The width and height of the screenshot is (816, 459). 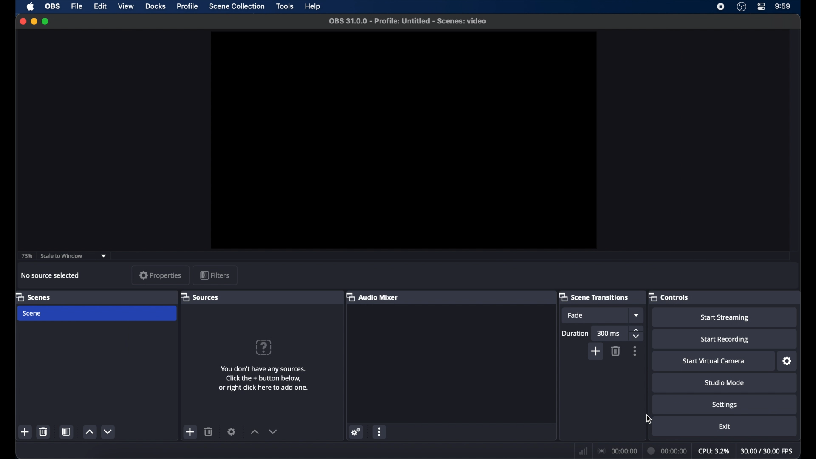 I want to click on no source selected , so click(x=50, y=275).